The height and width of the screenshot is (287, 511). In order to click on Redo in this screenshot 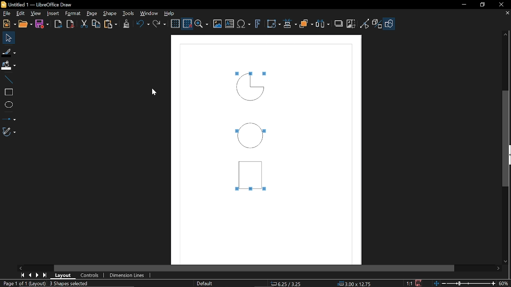, I will do `click(160, 24)`.